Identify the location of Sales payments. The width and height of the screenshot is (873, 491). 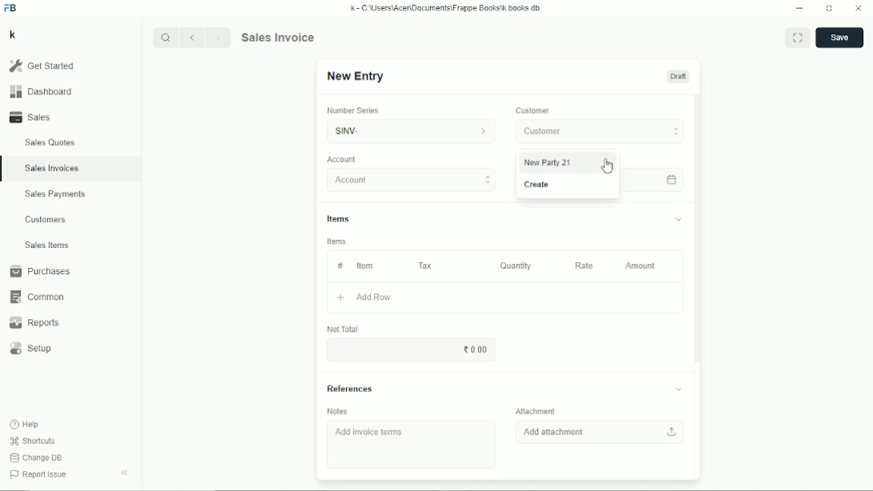
(58, 194).